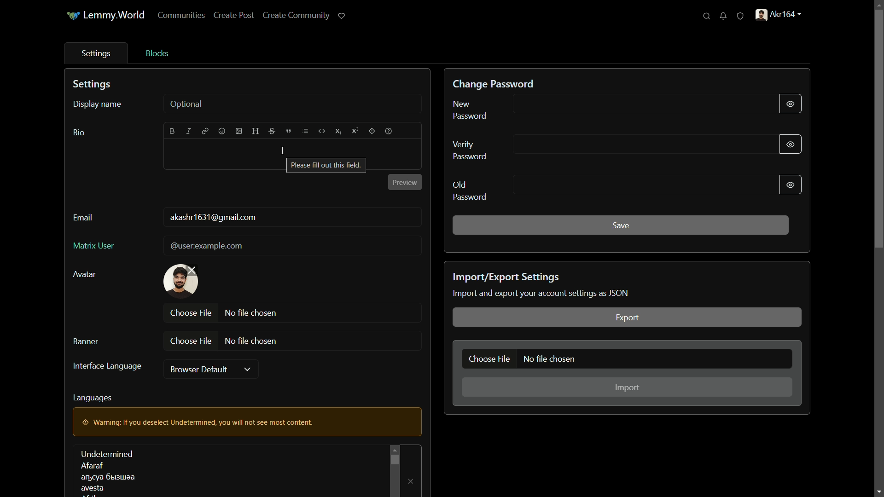 The height and width of the screenshot is (497, 884). What do you see at coordinates (188, 131) in the screenshot?
I see `italic` at bounding box center [188, 131].